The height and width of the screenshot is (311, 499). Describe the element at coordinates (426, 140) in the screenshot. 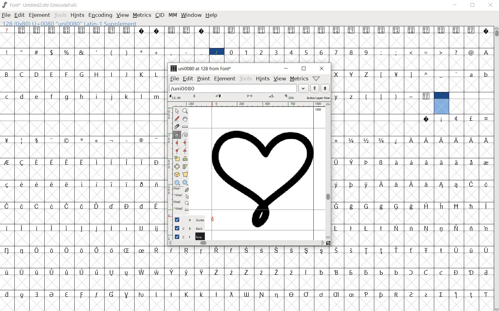

I see `glyph` at that location.